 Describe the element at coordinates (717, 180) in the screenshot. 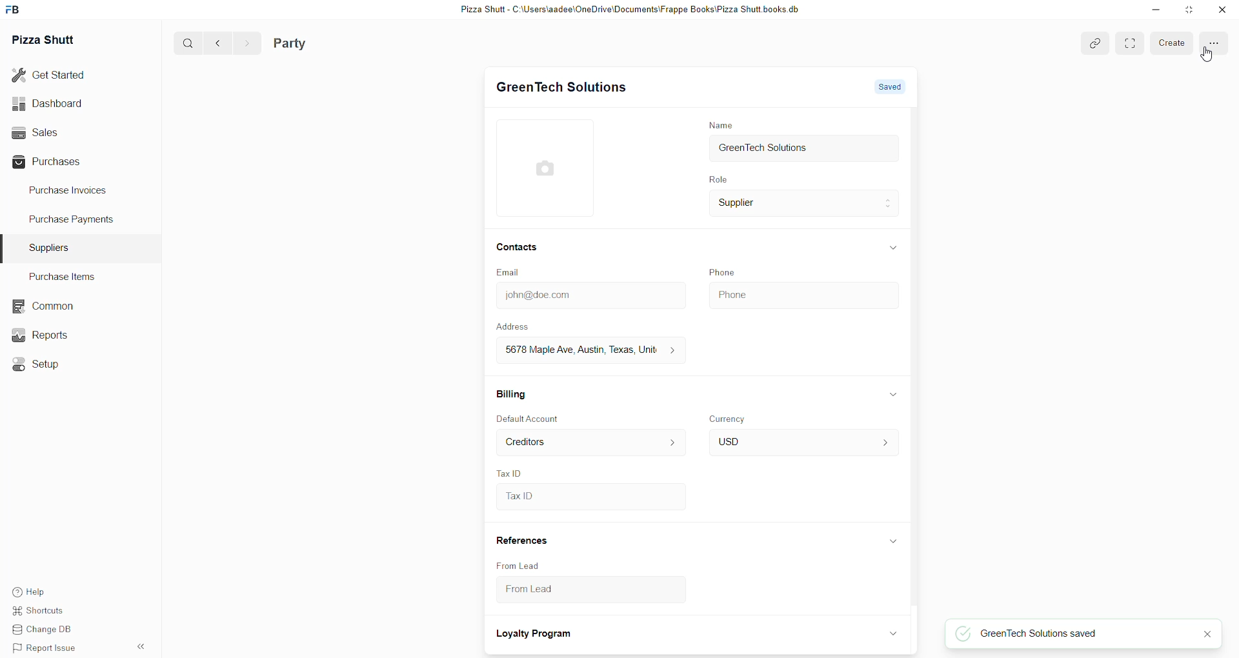

I see `Role` at that location.